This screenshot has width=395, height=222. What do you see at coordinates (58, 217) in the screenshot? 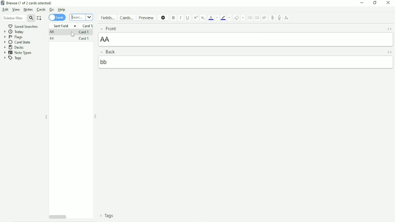
I see `Horizontal scrollbar` at bounding box center [58, 217].